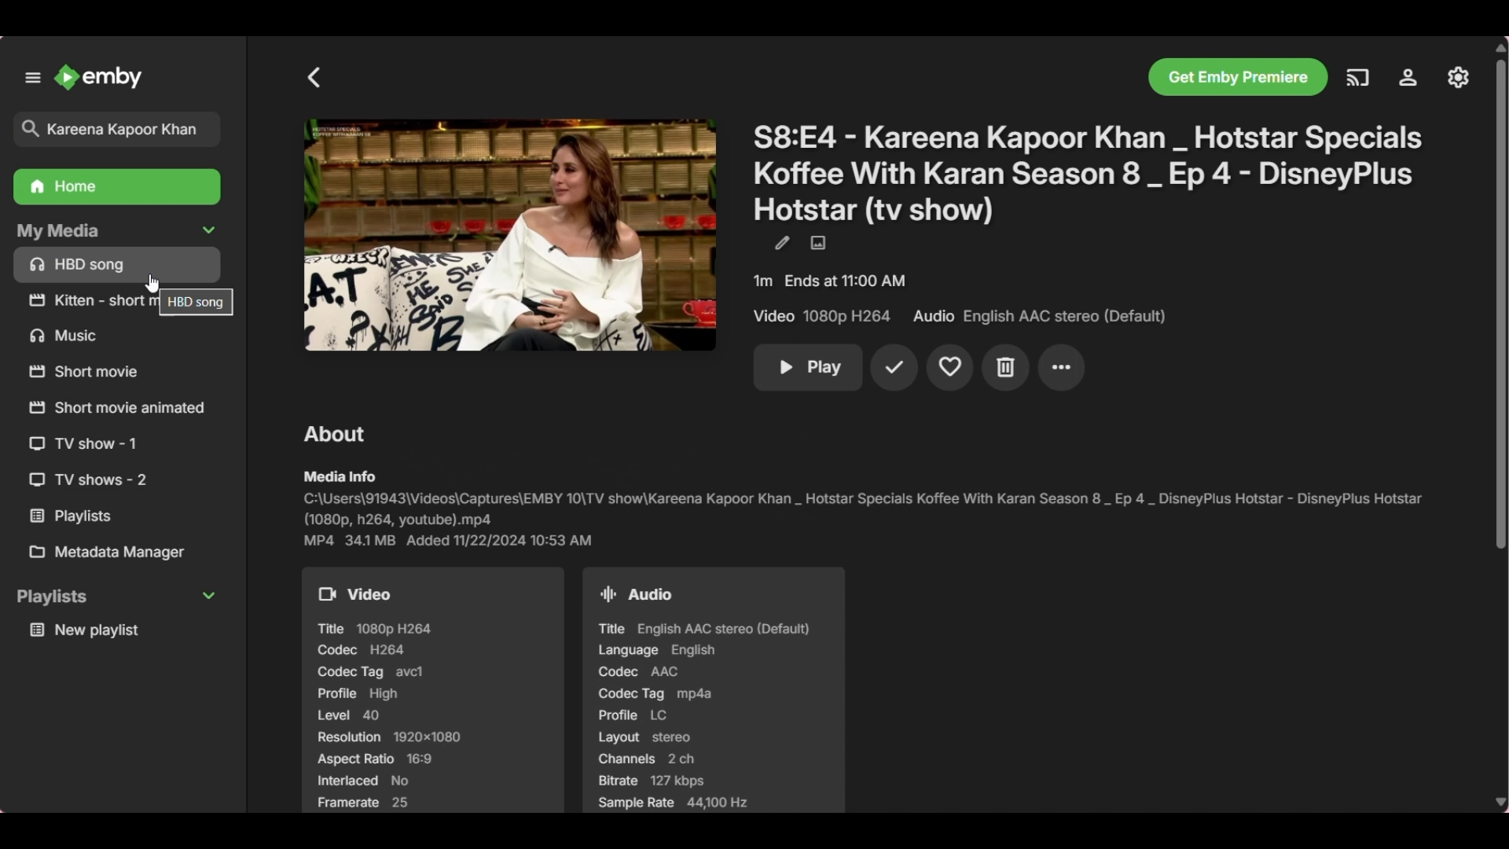  Describe the element at coordinates (108, 444) in the screenshot. I see `` at that location.